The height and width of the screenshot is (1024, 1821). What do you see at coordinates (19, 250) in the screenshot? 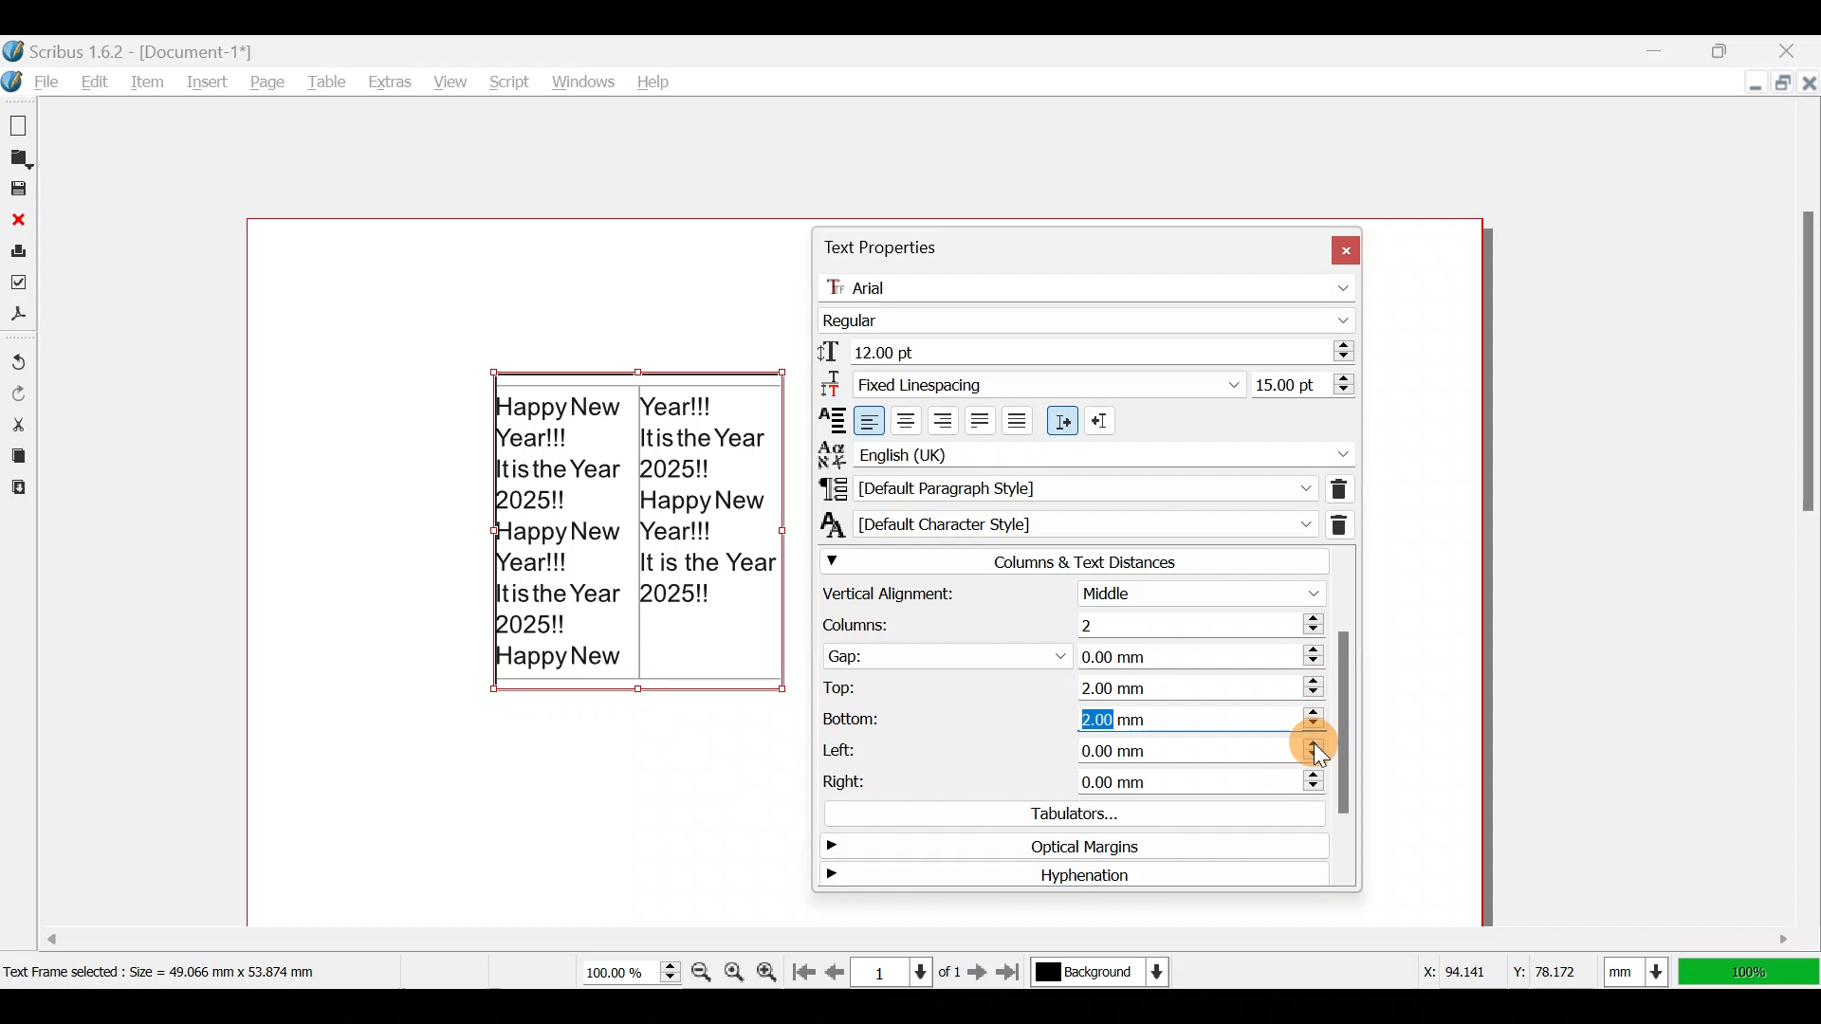
I see `Print` at bounding box center [19, 250].